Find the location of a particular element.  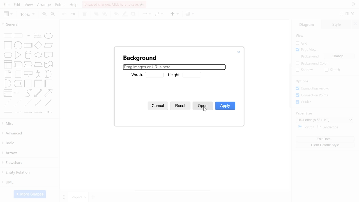

misc is located at coordinates (30, 124).